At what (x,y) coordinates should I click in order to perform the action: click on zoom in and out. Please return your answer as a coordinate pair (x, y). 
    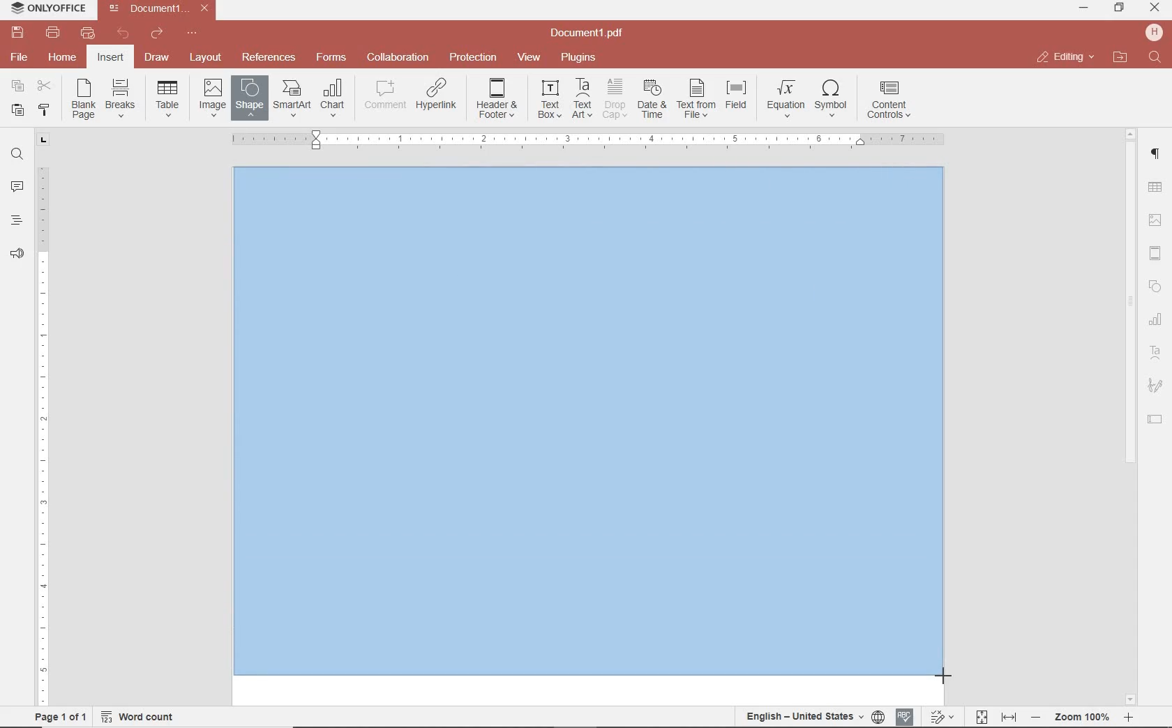
    Looking at the image, I should click on (1082, 718).